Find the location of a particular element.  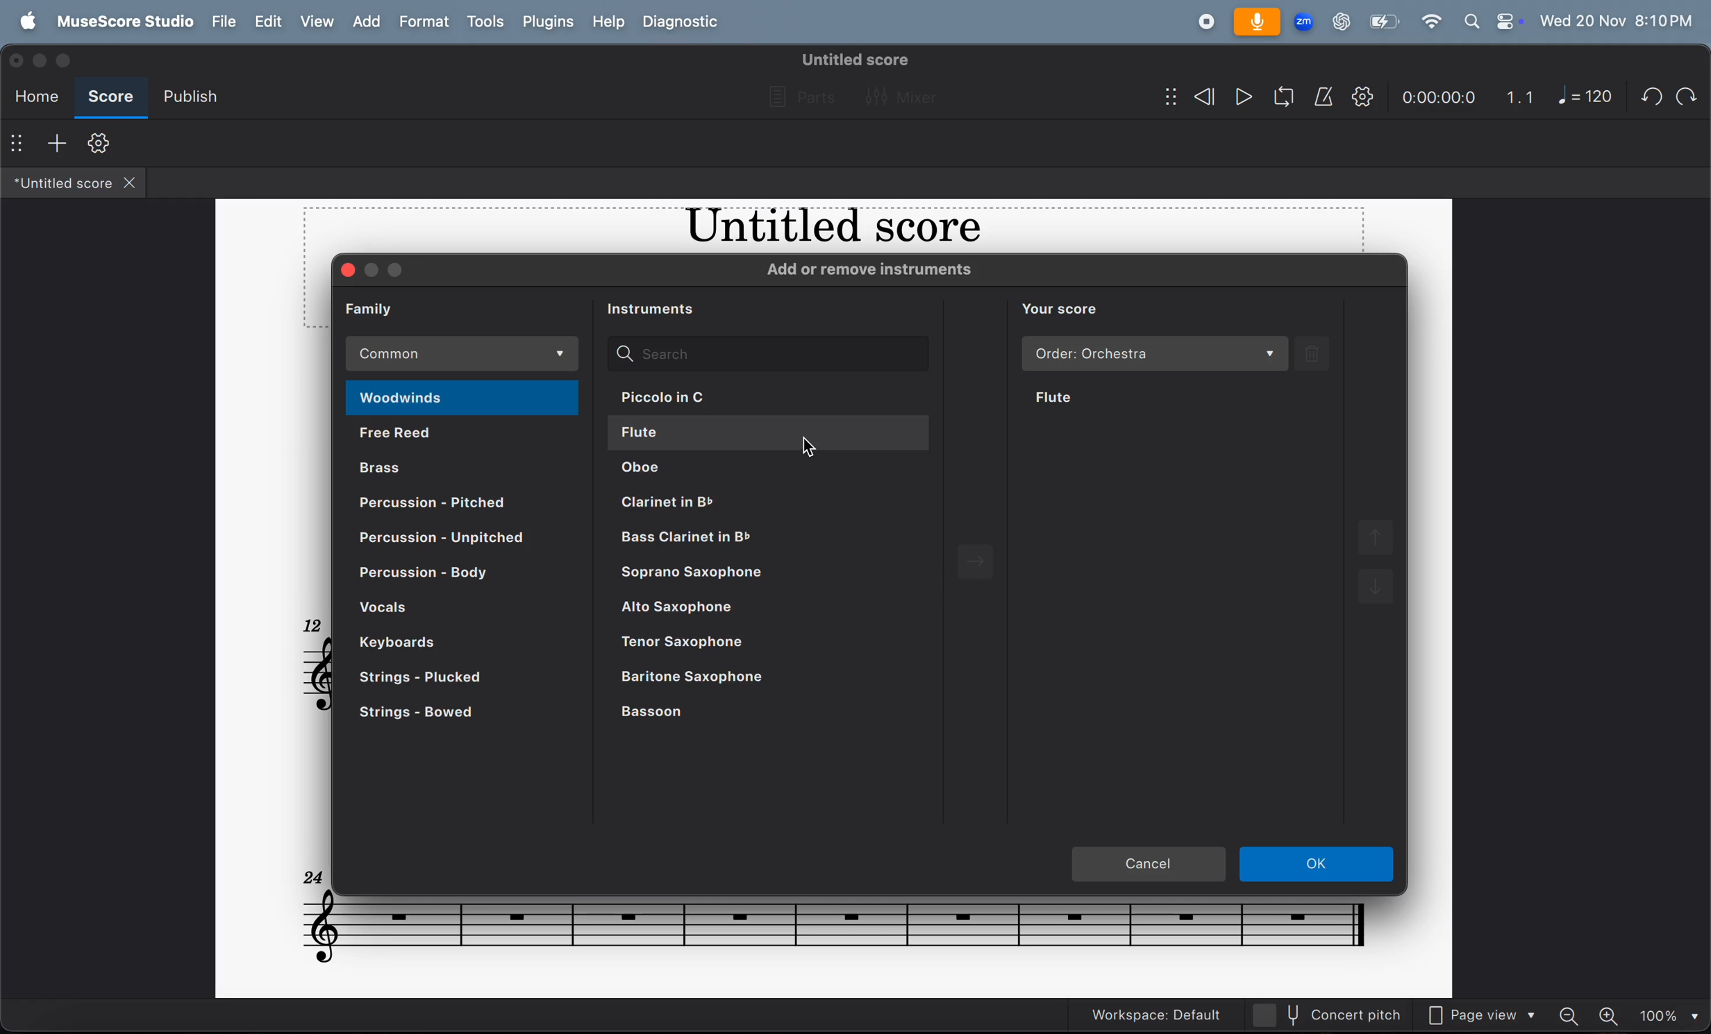

publish is located at coordinates (192, 95).